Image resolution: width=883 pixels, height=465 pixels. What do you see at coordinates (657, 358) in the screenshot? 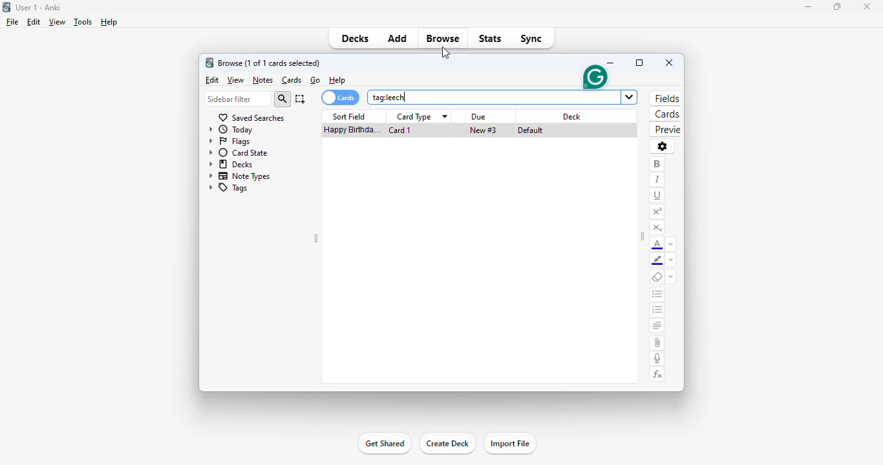
I see `record audio` at bounding box center [657, 358].